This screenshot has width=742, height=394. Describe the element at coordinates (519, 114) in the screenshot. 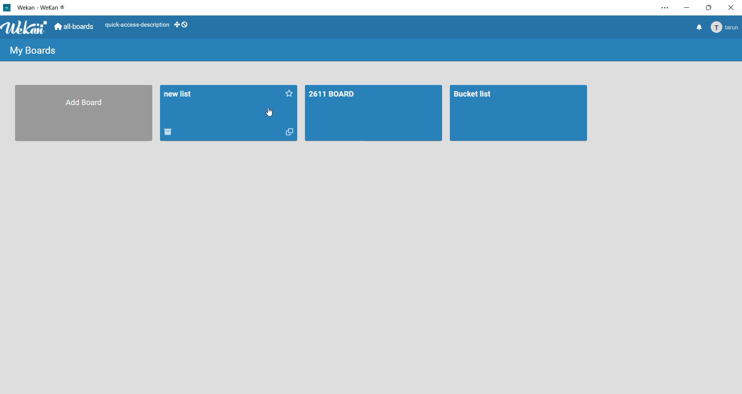

I see `board 2` at that location.